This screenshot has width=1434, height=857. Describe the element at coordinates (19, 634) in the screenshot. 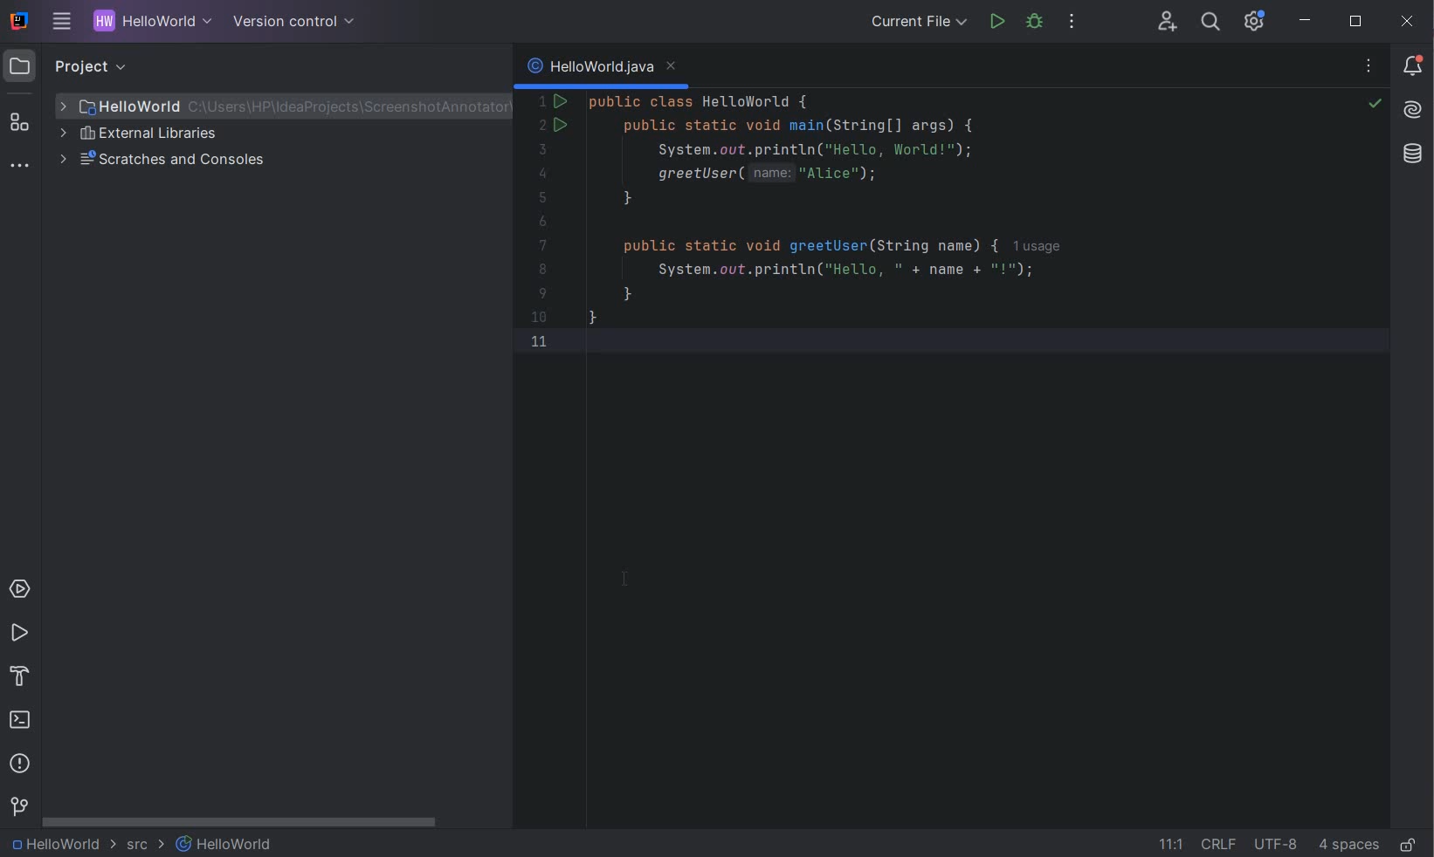

I see `RUN` at that location.